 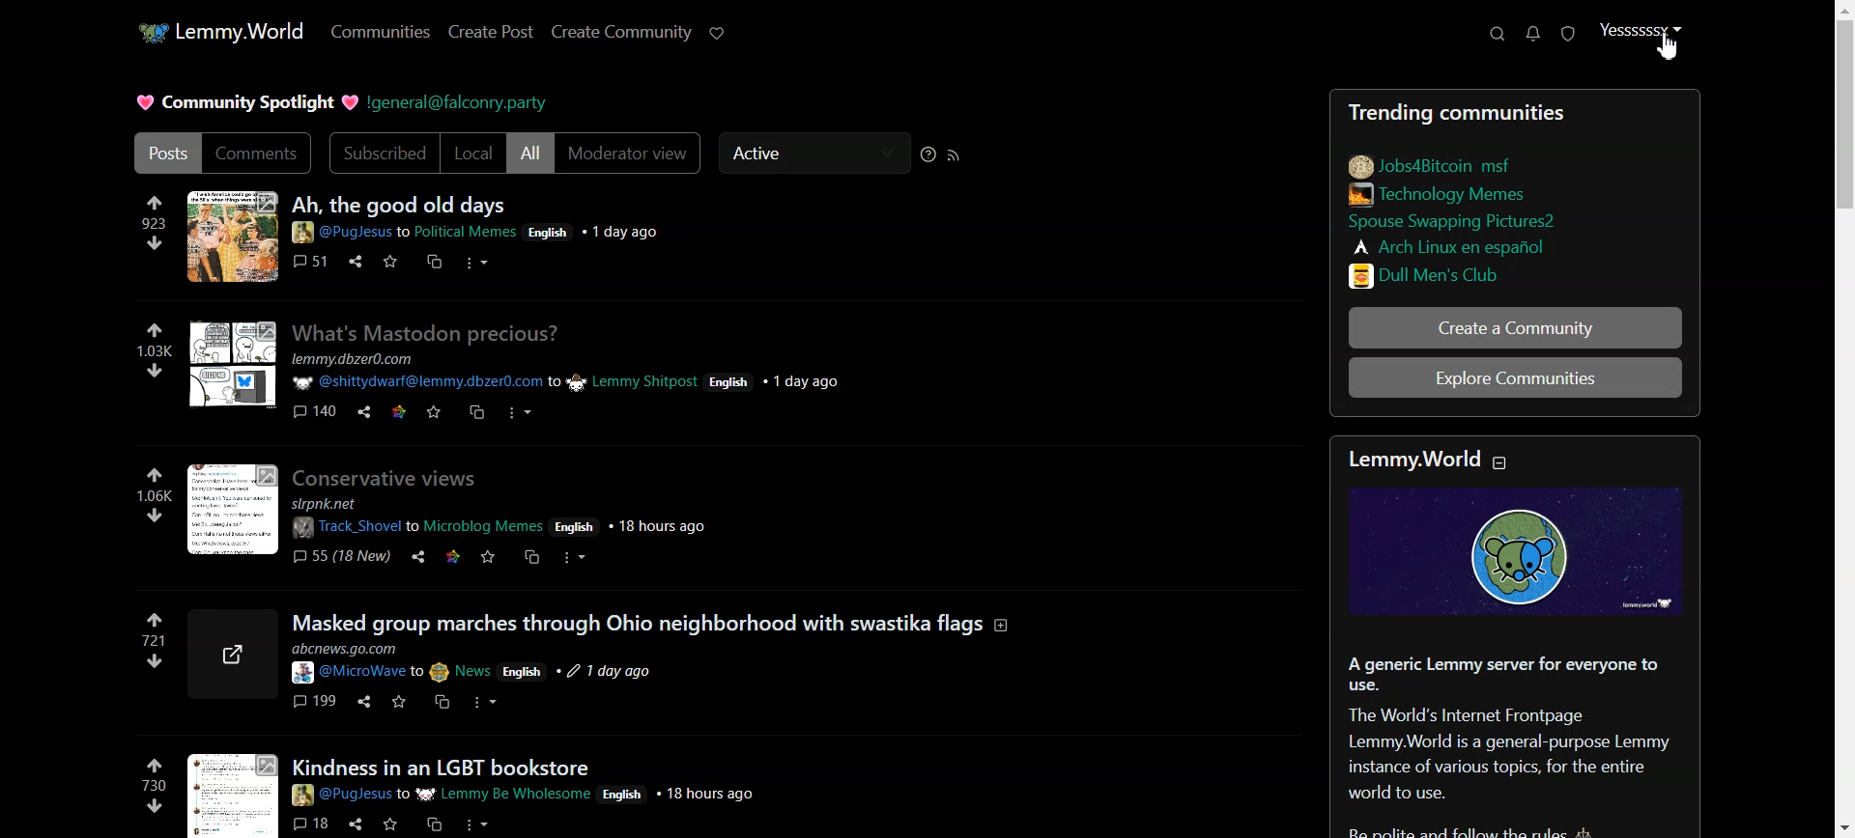 I want to click on share, so click(x=414, y=557).